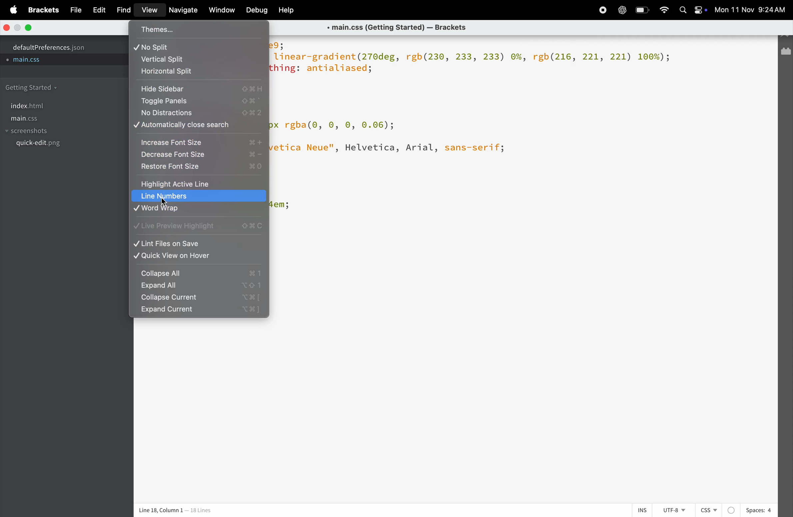 The height and width of the screenshot is (517, 793). Describe the element at coordinates (29, 27) in the screenshot. I see `maximize` at that location.